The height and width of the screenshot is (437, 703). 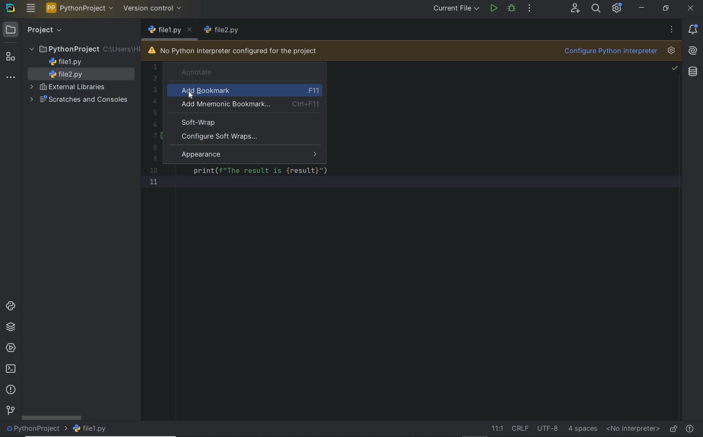 I want to click on no problem, so click(x=674, y=69).